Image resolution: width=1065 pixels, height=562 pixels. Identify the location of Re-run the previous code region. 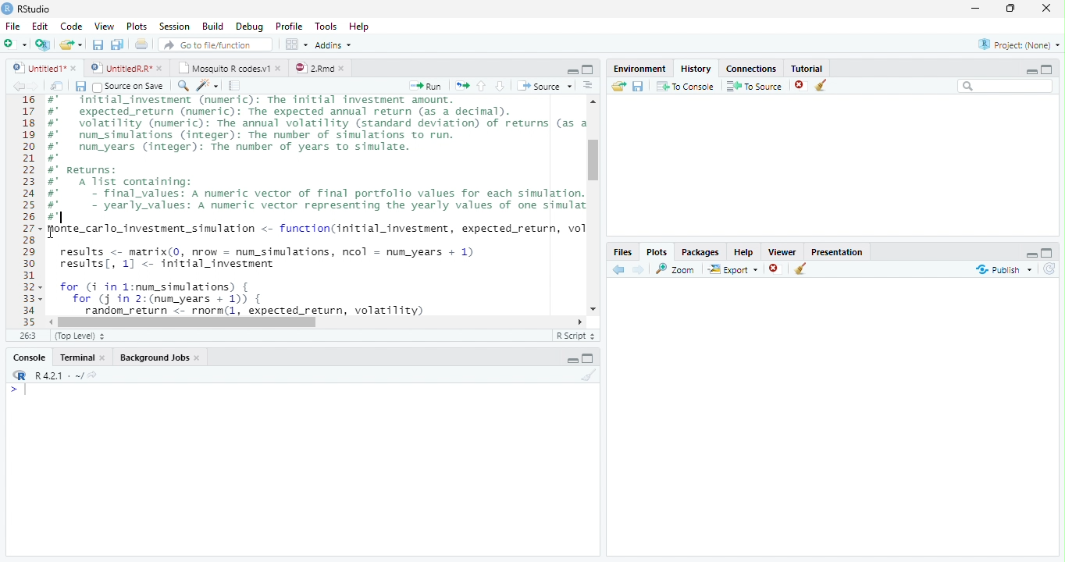
(461, 86).